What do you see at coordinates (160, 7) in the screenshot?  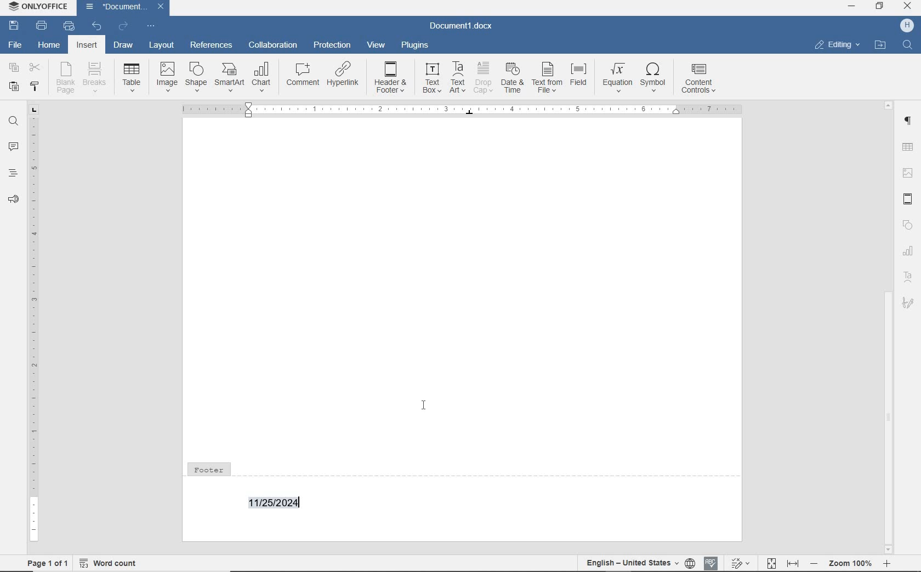 I see `Close` at bounding box center [160, 7].